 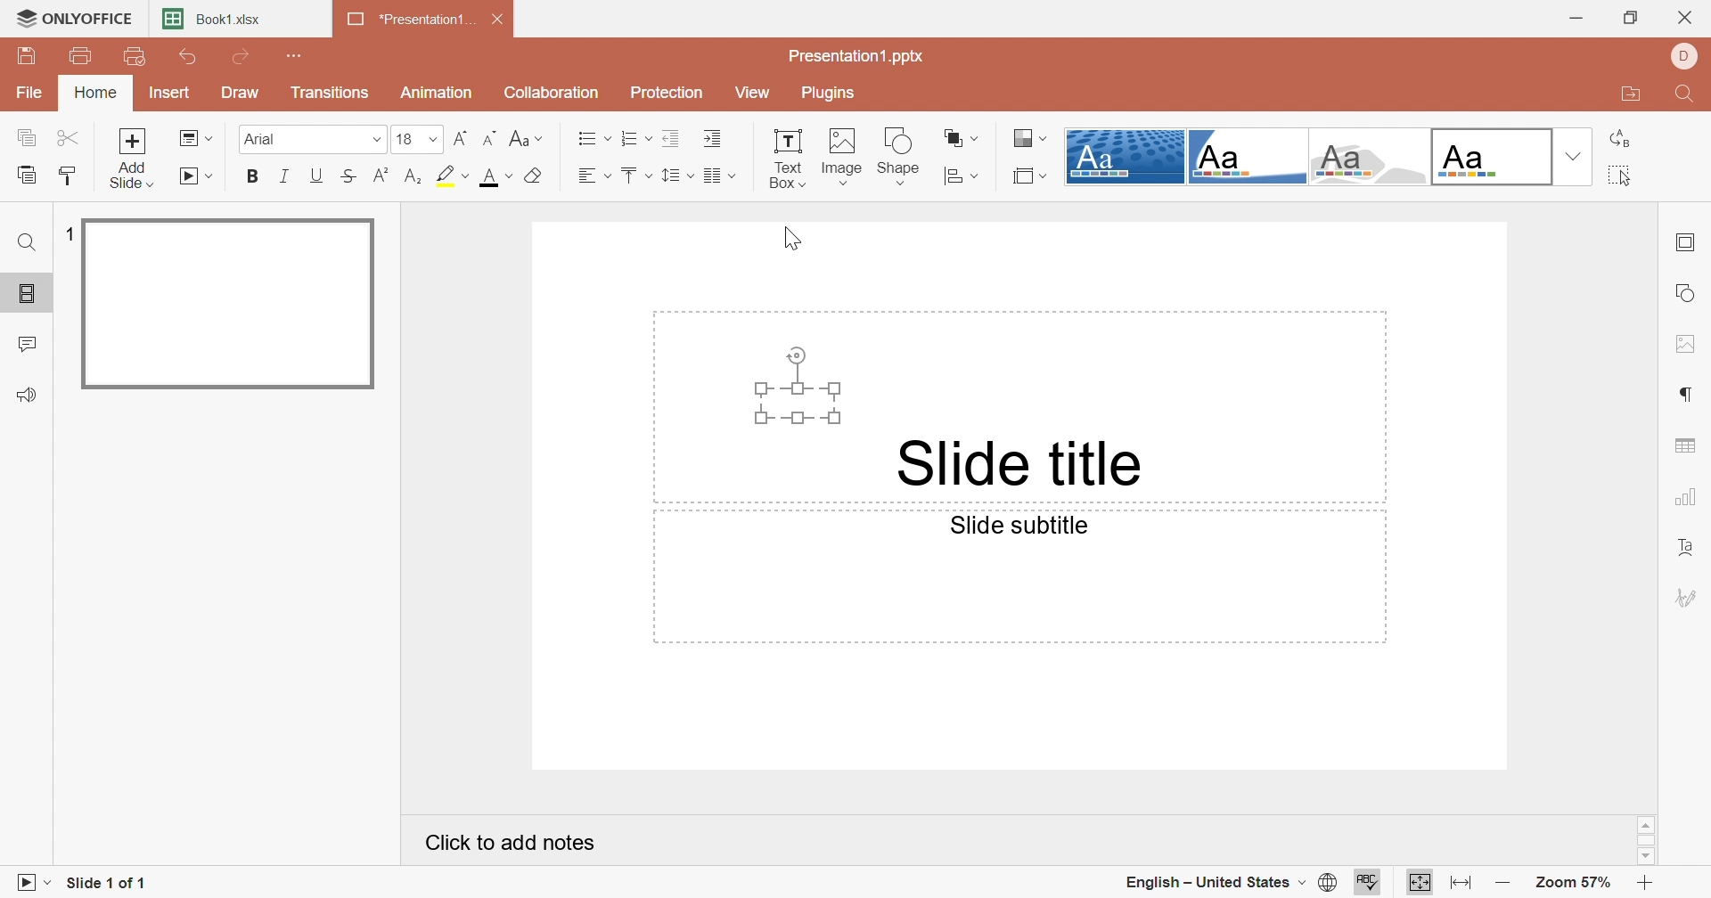 What do you see at coordinates (192, 59) in the screenshot?
I see `Undo` at bounding box center [192, 59].